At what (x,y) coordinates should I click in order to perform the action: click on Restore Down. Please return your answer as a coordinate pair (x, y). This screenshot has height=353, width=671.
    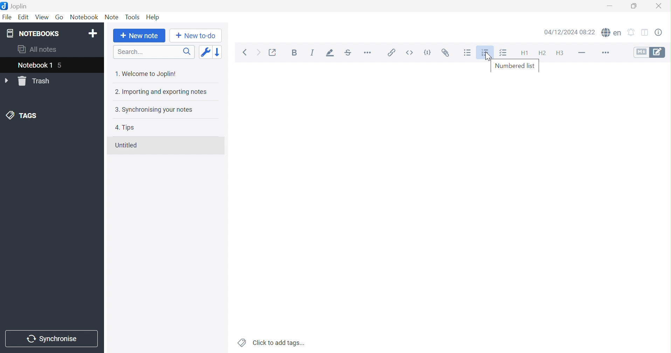
    Looking at the image, I should click on (633, 5).